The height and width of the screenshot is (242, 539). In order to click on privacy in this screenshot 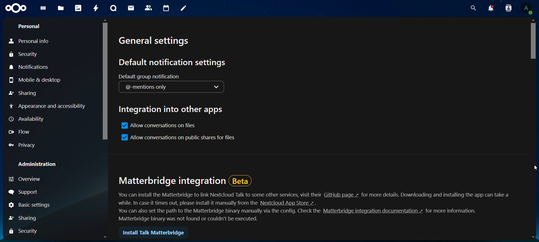, I will do `click(26, 145)`.